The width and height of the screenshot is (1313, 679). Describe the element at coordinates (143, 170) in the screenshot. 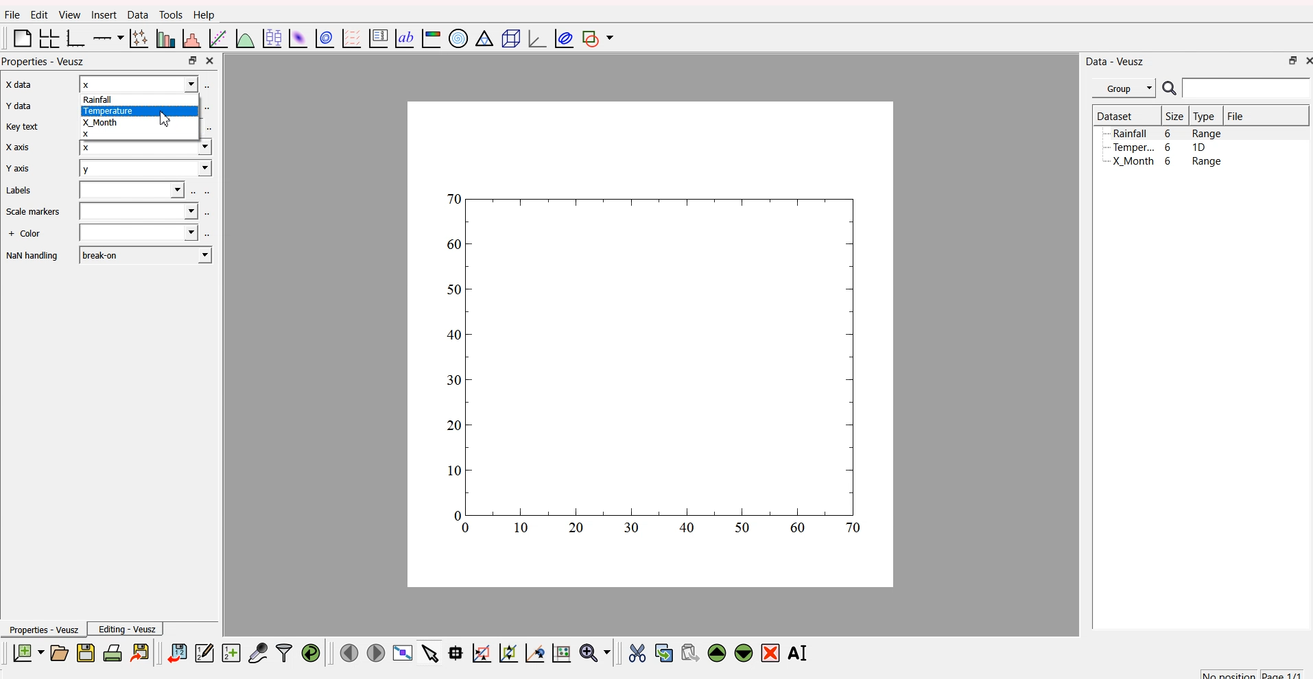

I see `y` at that location.